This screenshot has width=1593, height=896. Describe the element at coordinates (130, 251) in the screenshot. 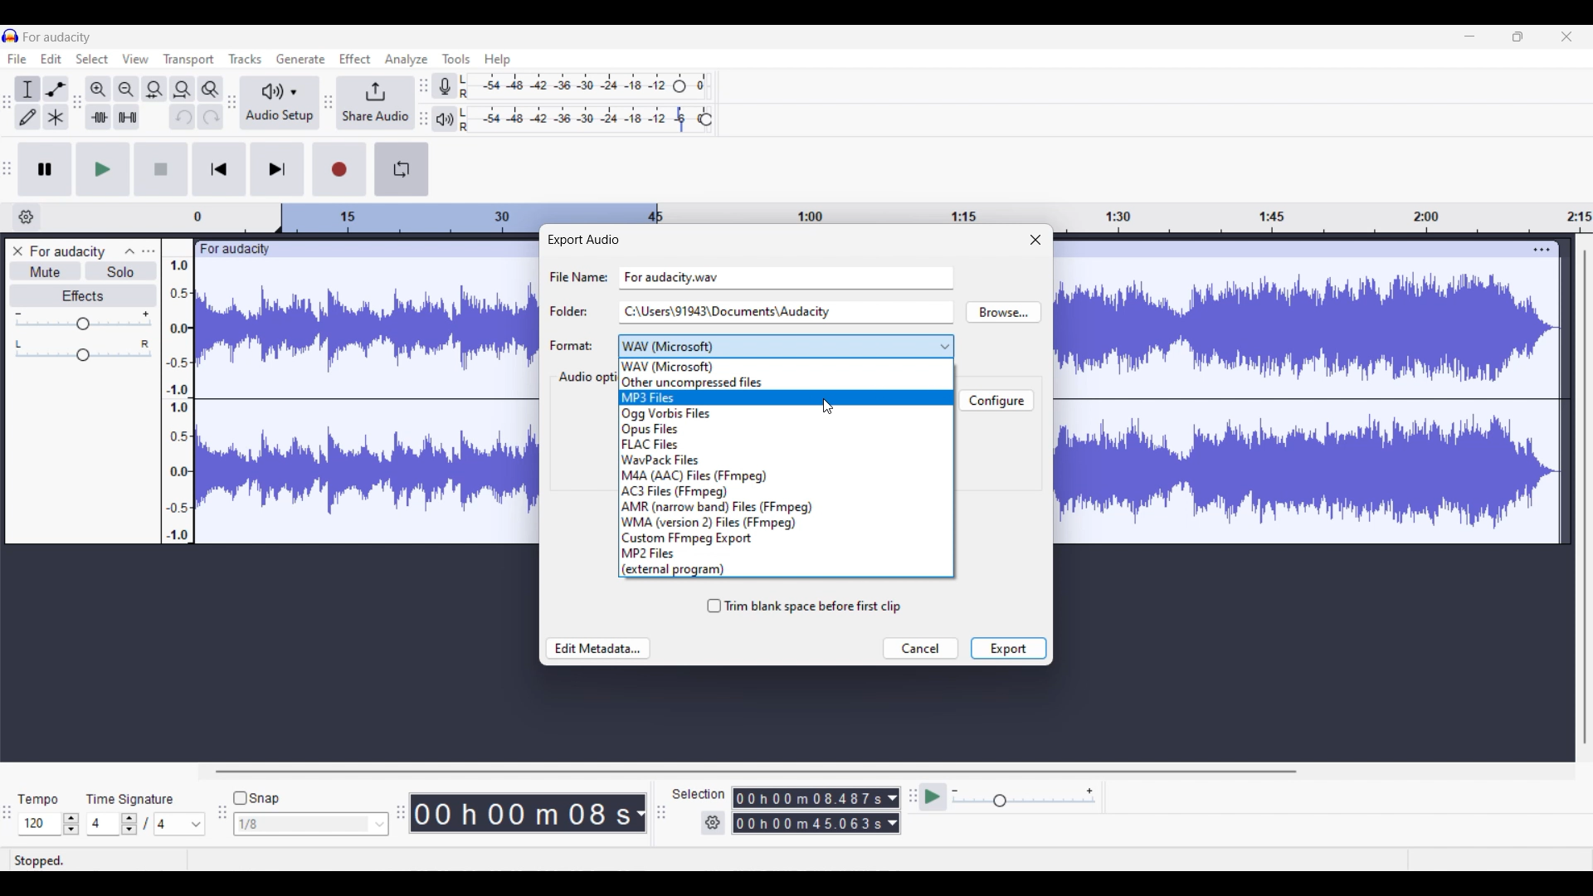

I see `Collapse` at that location.